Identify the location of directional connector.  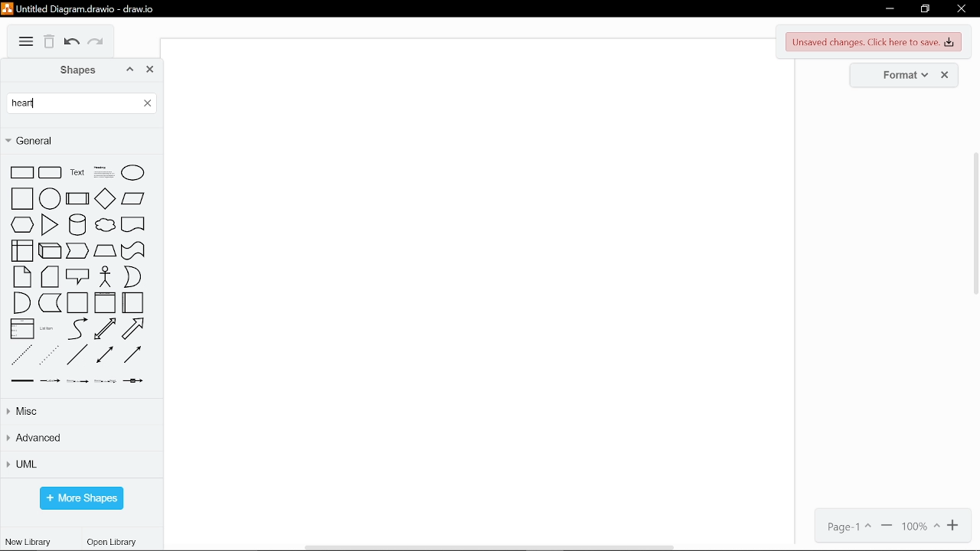
(133, 356).